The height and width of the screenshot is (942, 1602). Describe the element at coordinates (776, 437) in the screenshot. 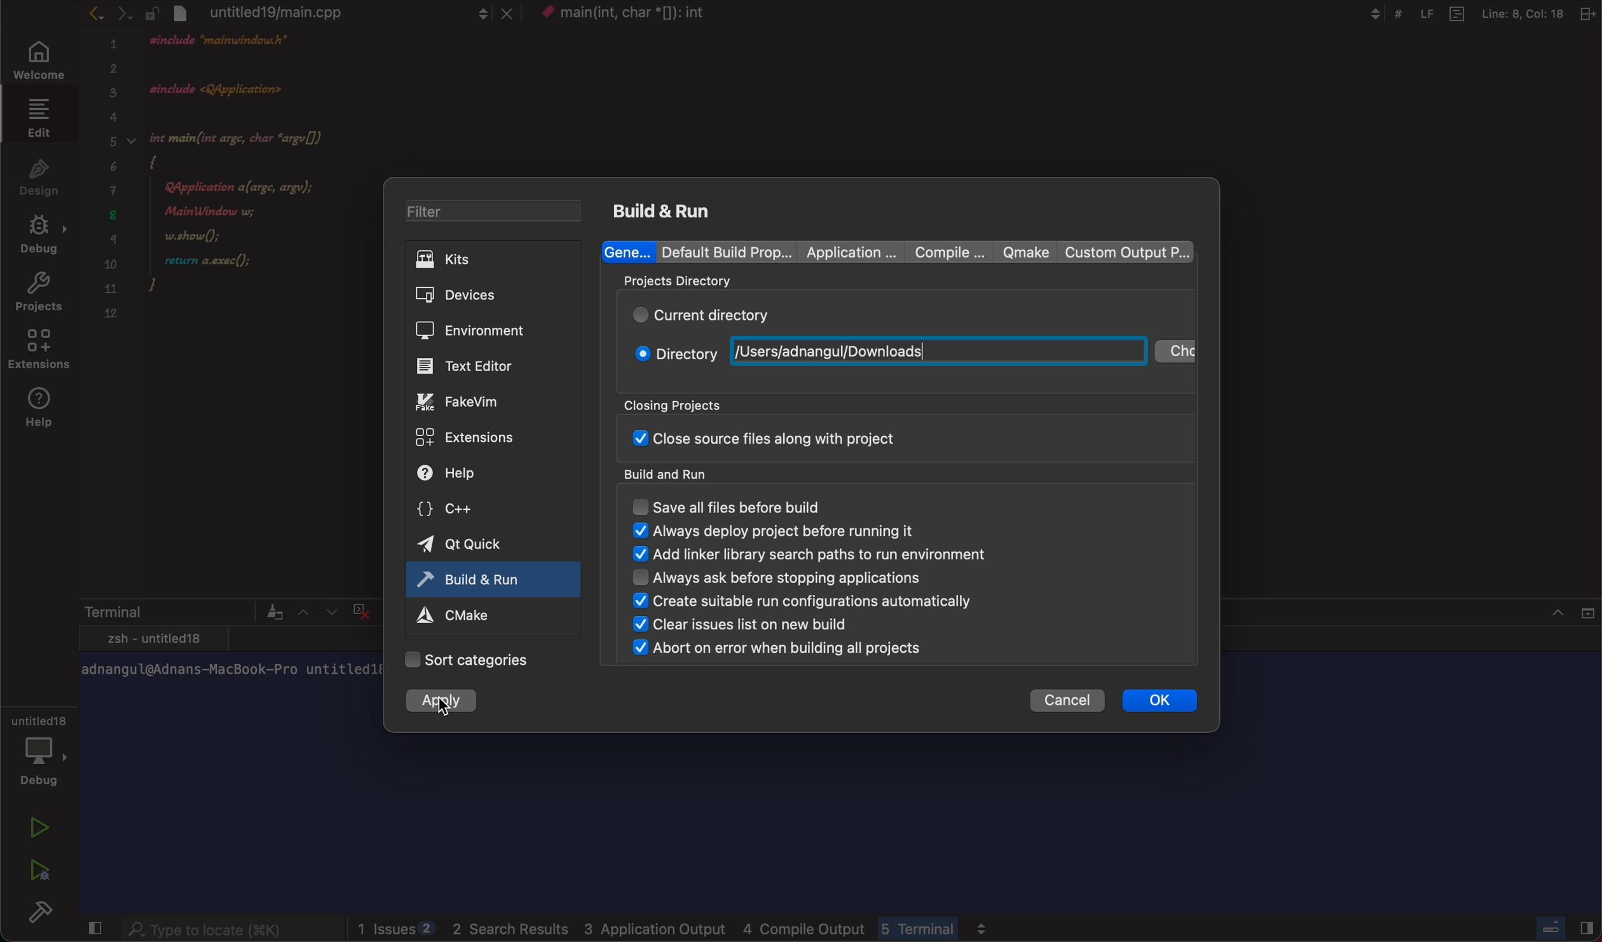

I see `close sourse file` at that location.